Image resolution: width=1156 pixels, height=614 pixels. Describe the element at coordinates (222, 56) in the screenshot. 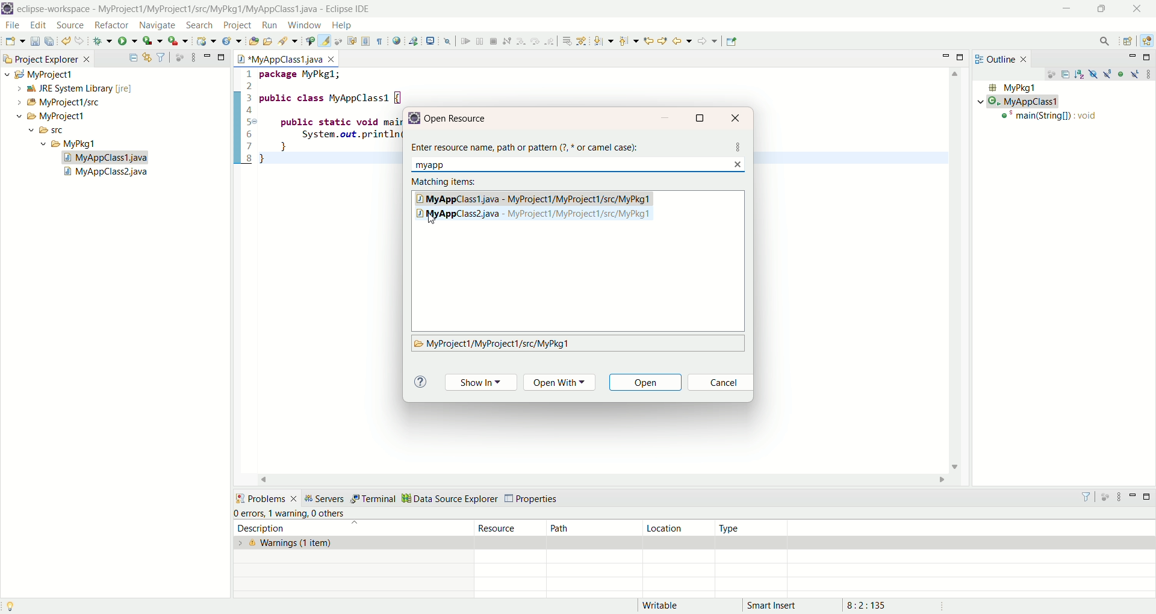

I see `maximize` at that location.